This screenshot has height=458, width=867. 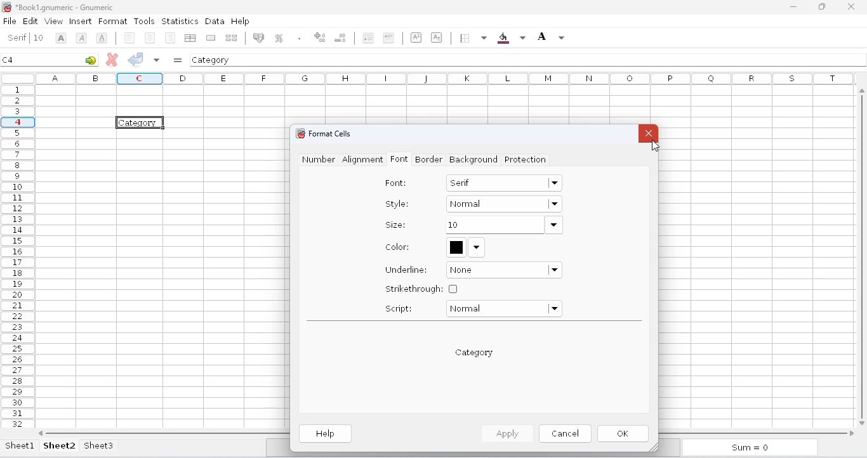 I want to click on size:, so click(x=395, y=225).